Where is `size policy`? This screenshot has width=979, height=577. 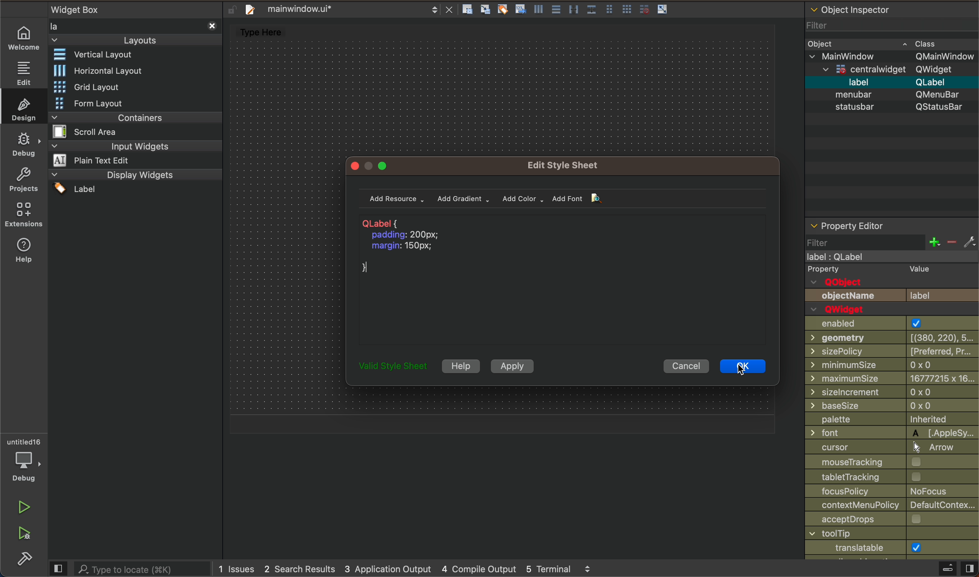 size policy is located at coordinates (891, 352).